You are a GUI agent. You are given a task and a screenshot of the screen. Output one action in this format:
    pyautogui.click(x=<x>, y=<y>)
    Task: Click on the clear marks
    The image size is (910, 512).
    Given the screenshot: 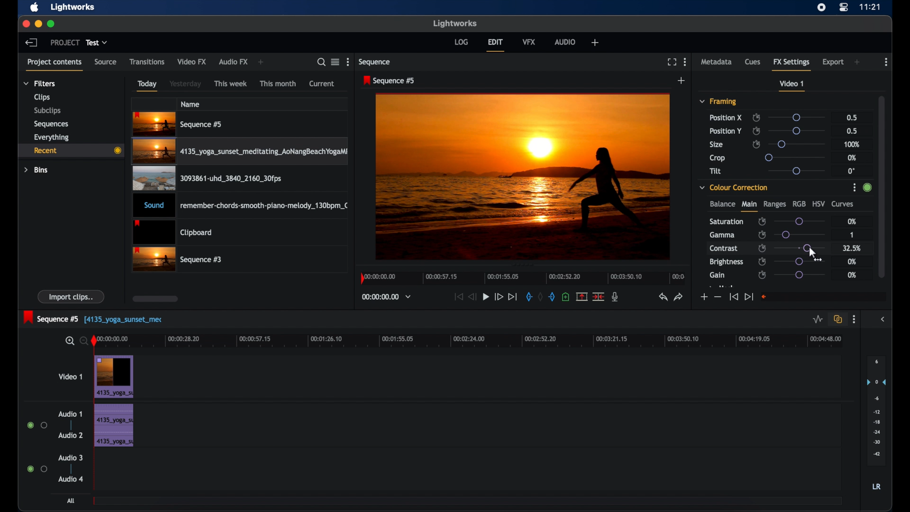 What is the action you would take?
    pyautogui.click(x=540, y=297)
    